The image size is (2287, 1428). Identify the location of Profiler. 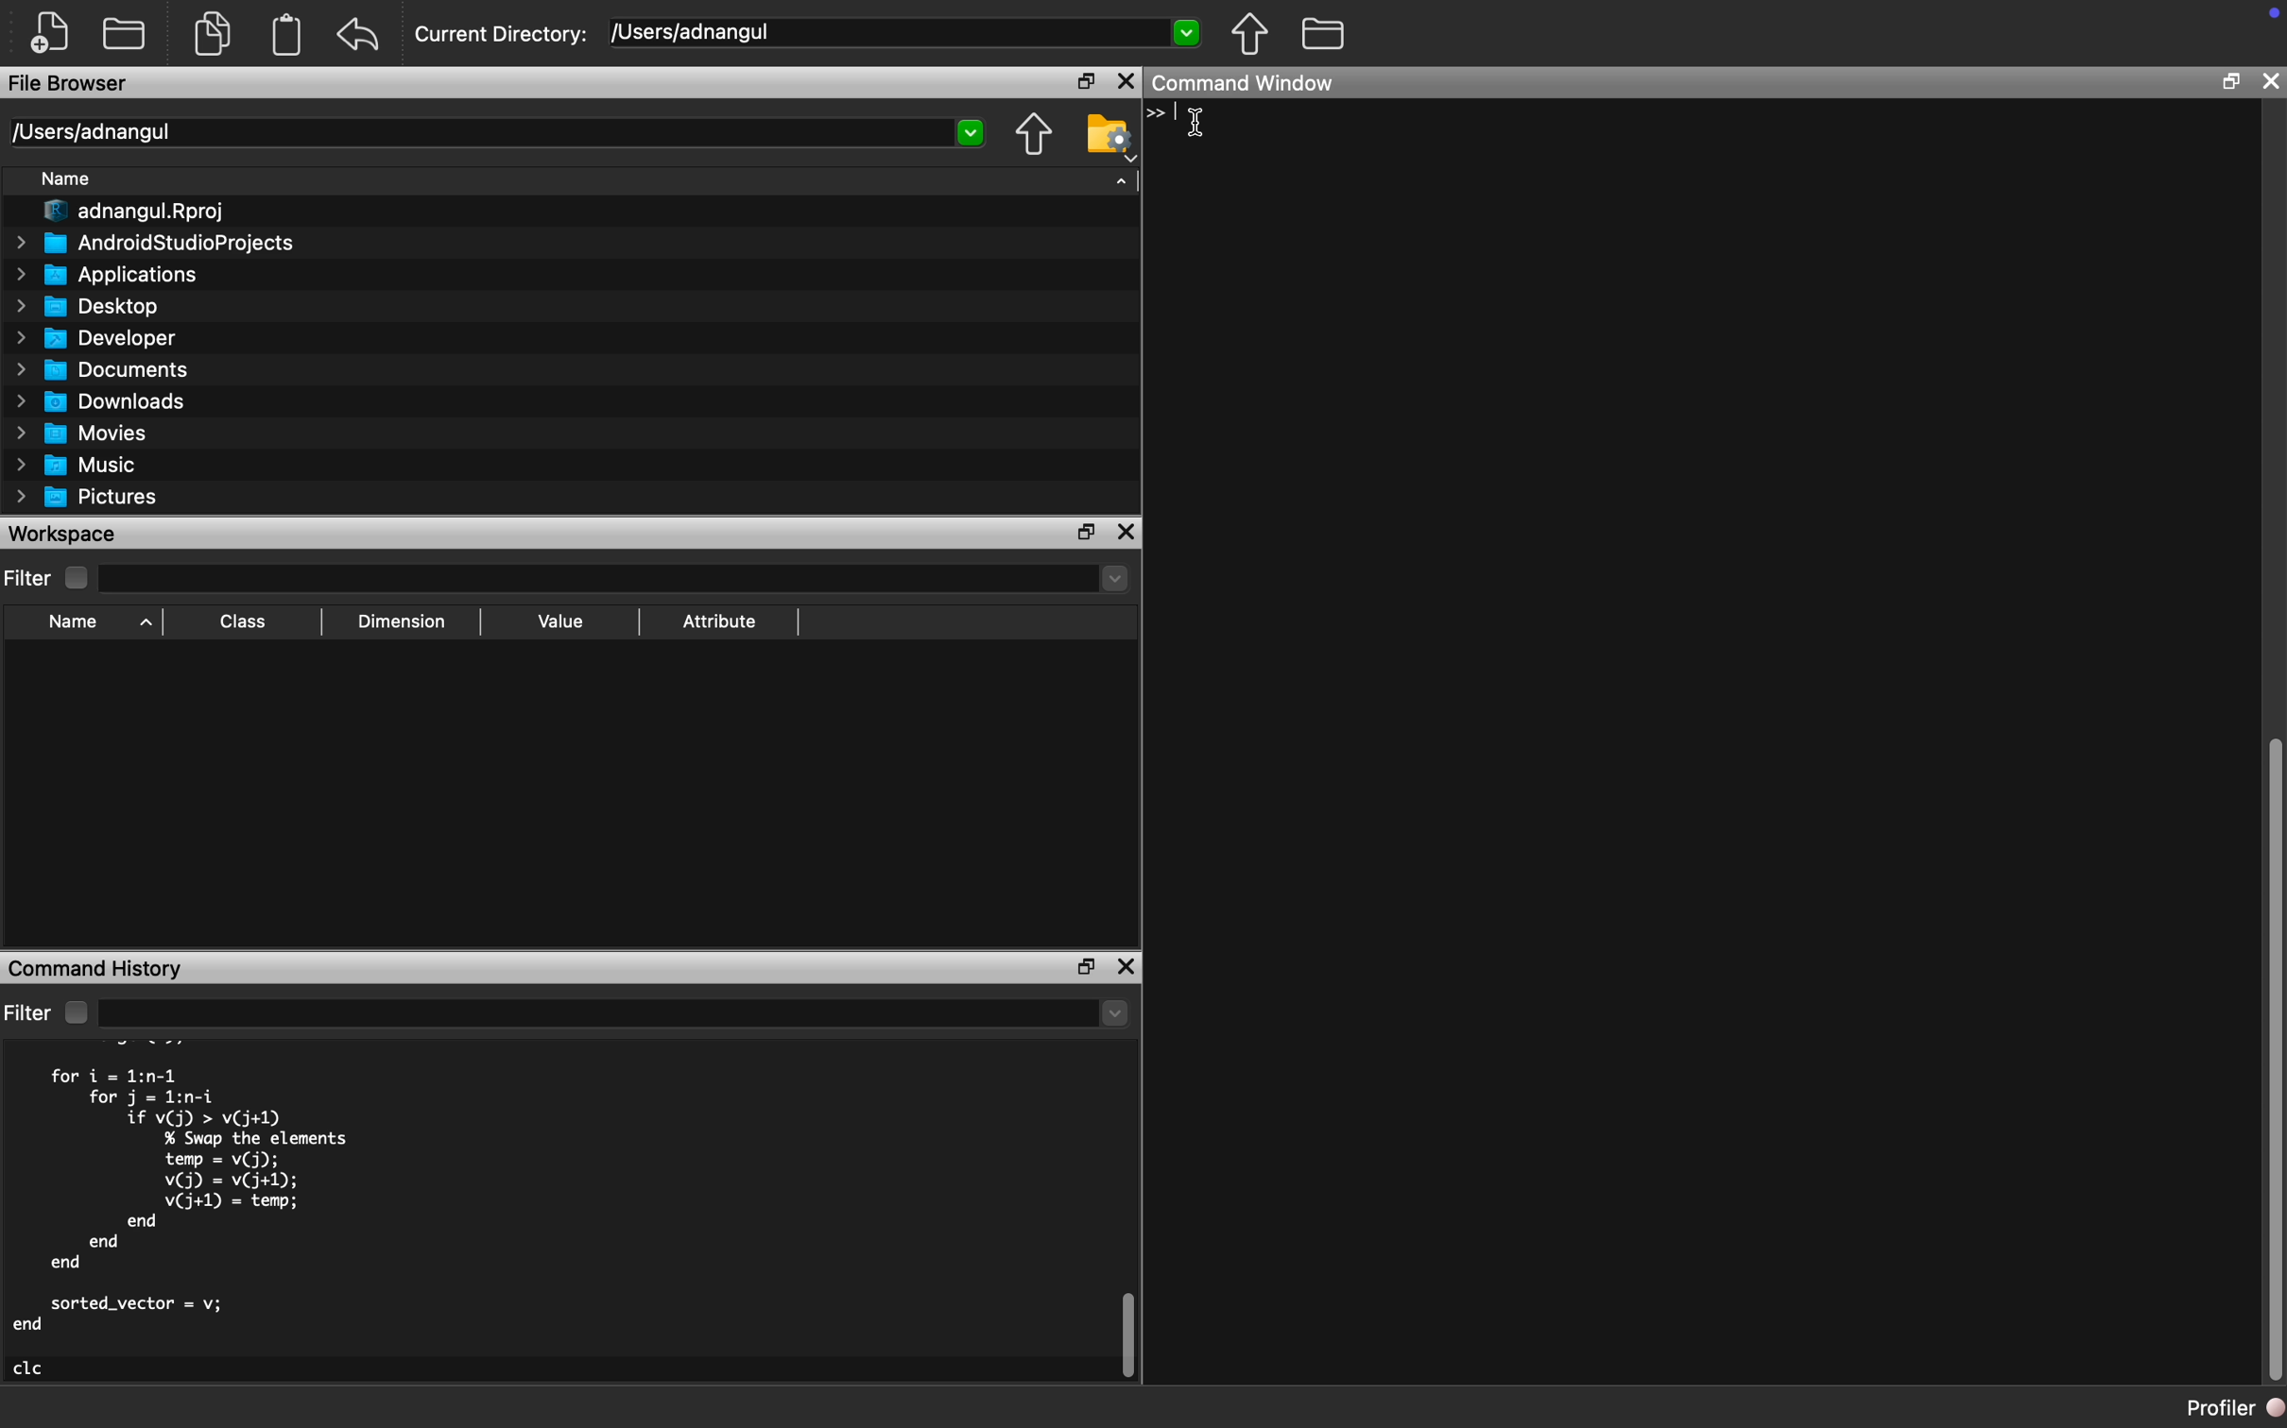
(2235, 1407).